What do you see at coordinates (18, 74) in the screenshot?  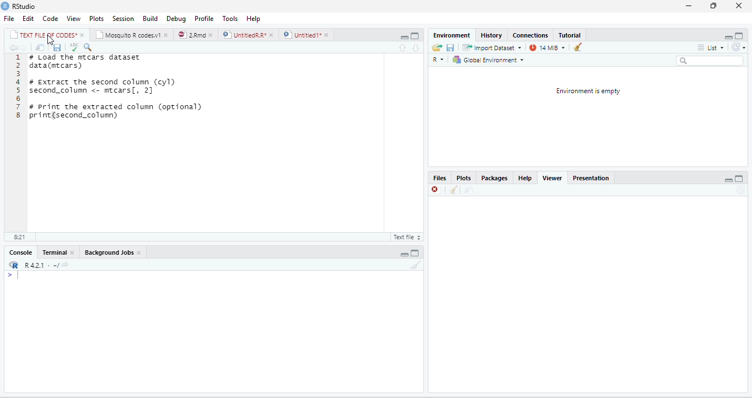 I see `3` at bounding box center [18, 74].